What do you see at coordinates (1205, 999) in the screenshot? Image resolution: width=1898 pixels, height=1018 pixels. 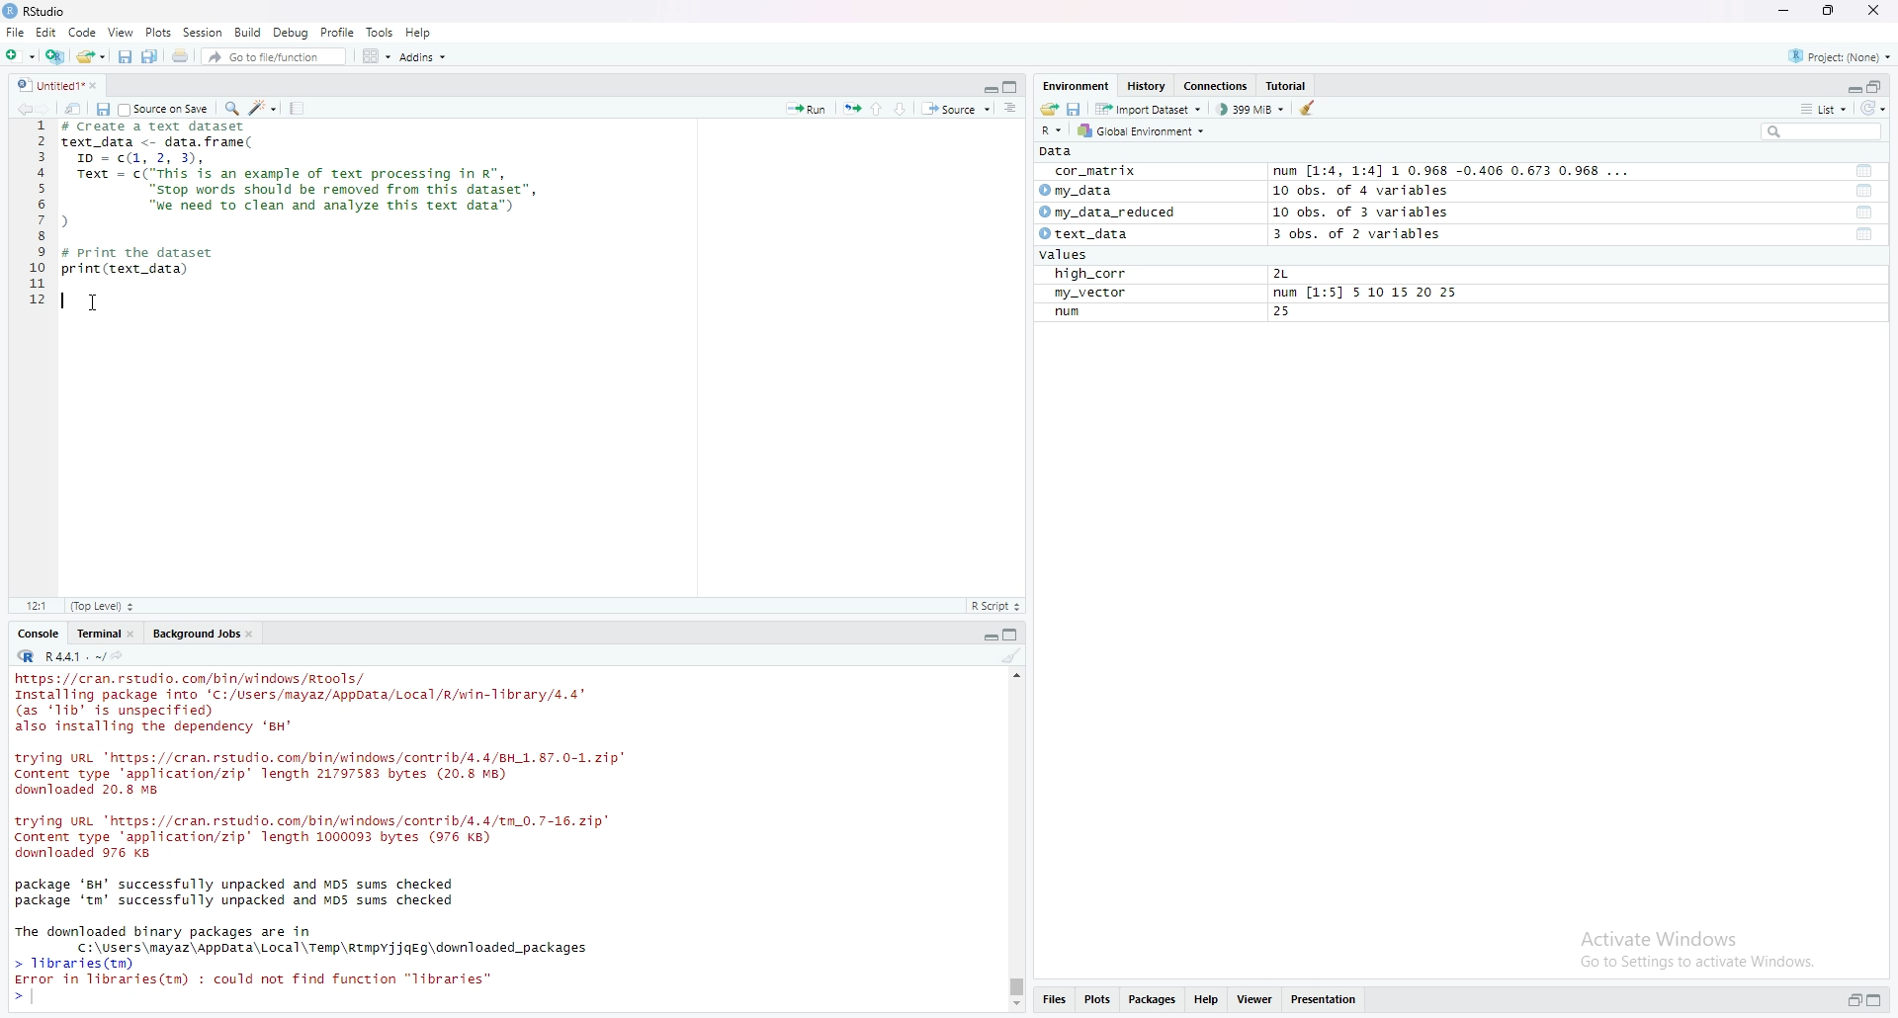 I see `help` at bounding box center [1205, 999].